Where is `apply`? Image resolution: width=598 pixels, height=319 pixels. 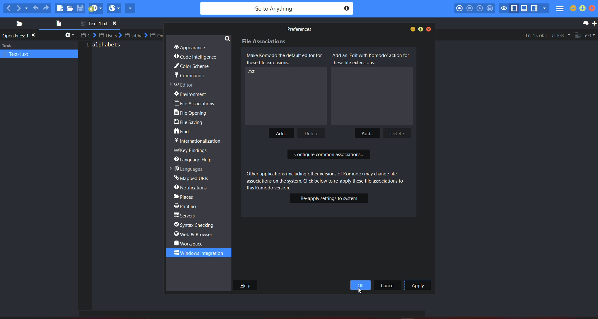
apply is located at coordinates (417, 285).